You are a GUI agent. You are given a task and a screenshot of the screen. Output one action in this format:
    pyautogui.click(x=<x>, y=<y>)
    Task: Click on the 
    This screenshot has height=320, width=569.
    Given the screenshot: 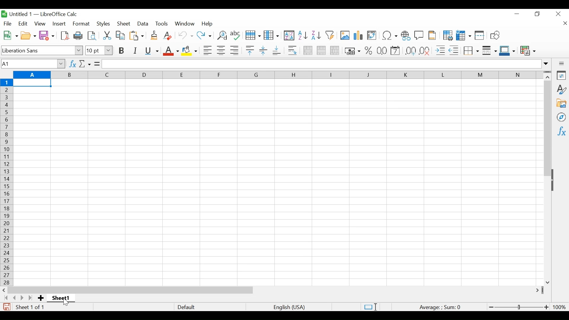 What is the action you would take?
    pyautogui.click(x=278, y=182)
    